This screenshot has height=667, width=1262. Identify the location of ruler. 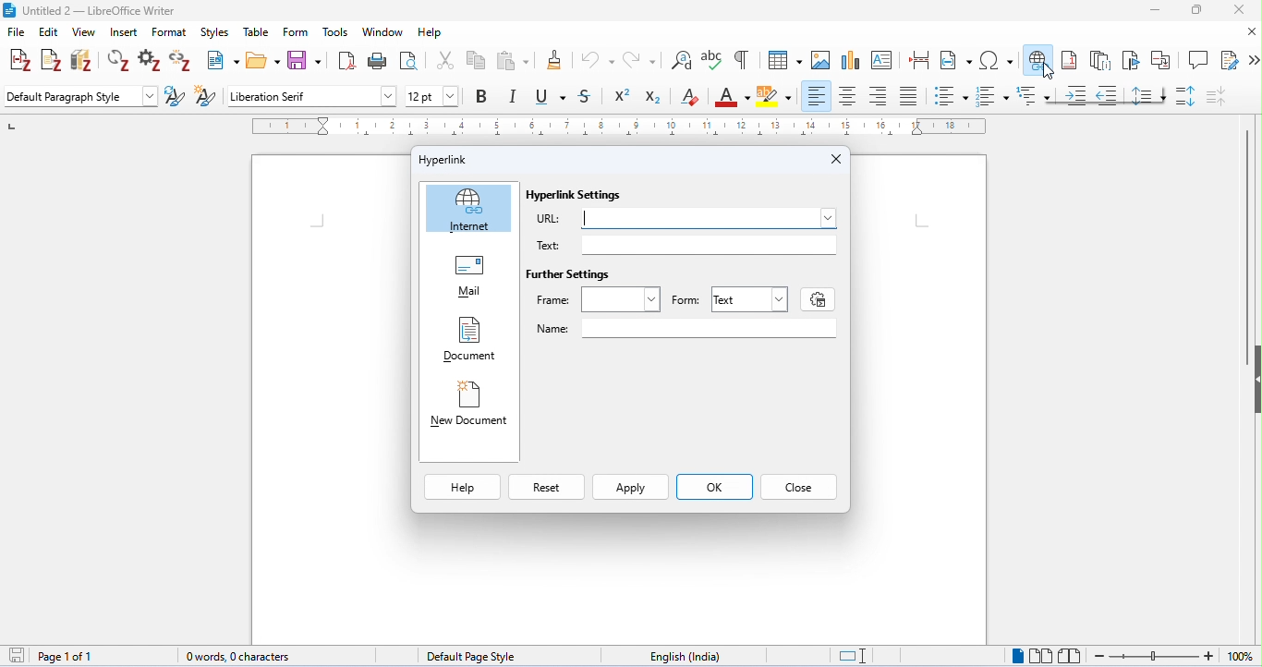
(619, 127).